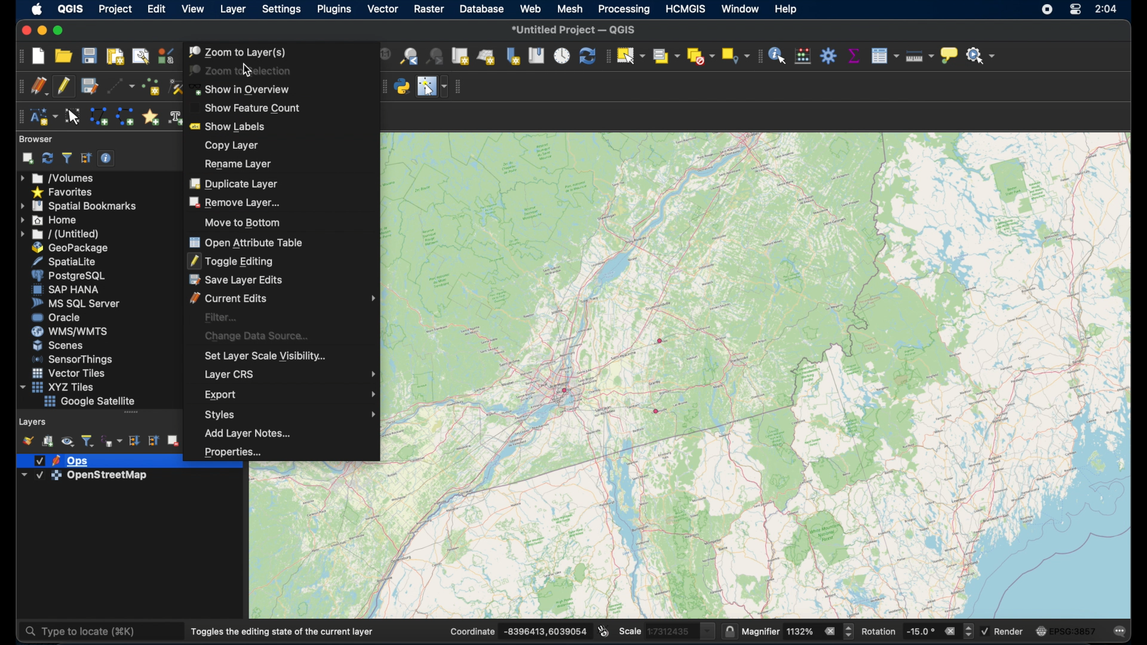 Image resolution: width=1147 pixels, height=645 pixels. Describe the element at coordinates (430, 9) in the screenshot. I see `raster` at that location.